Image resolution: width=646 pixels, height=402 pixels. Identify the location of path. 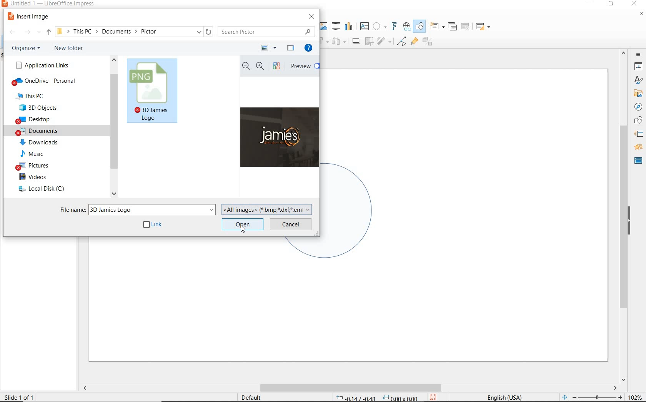
(134, 31).